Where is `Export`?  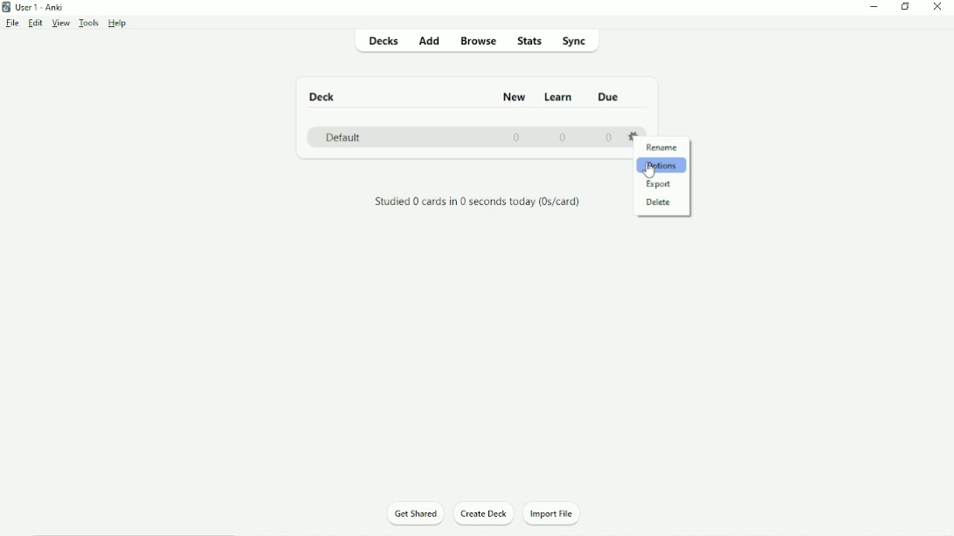
Export is located at coordinates (660, 184).